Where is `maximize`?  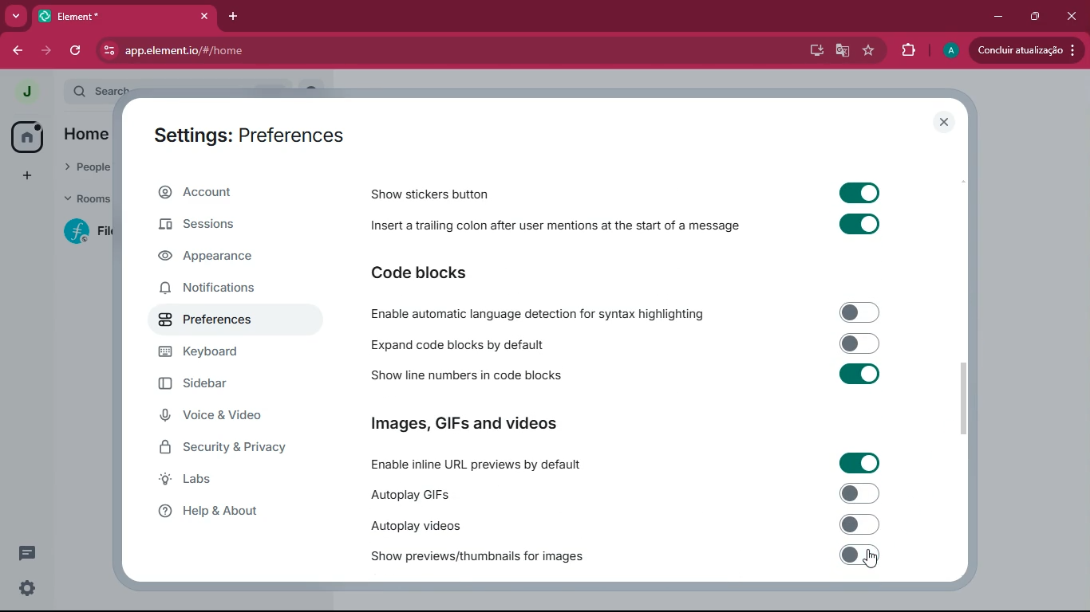
maximize is located at coordinates (1037, 18).